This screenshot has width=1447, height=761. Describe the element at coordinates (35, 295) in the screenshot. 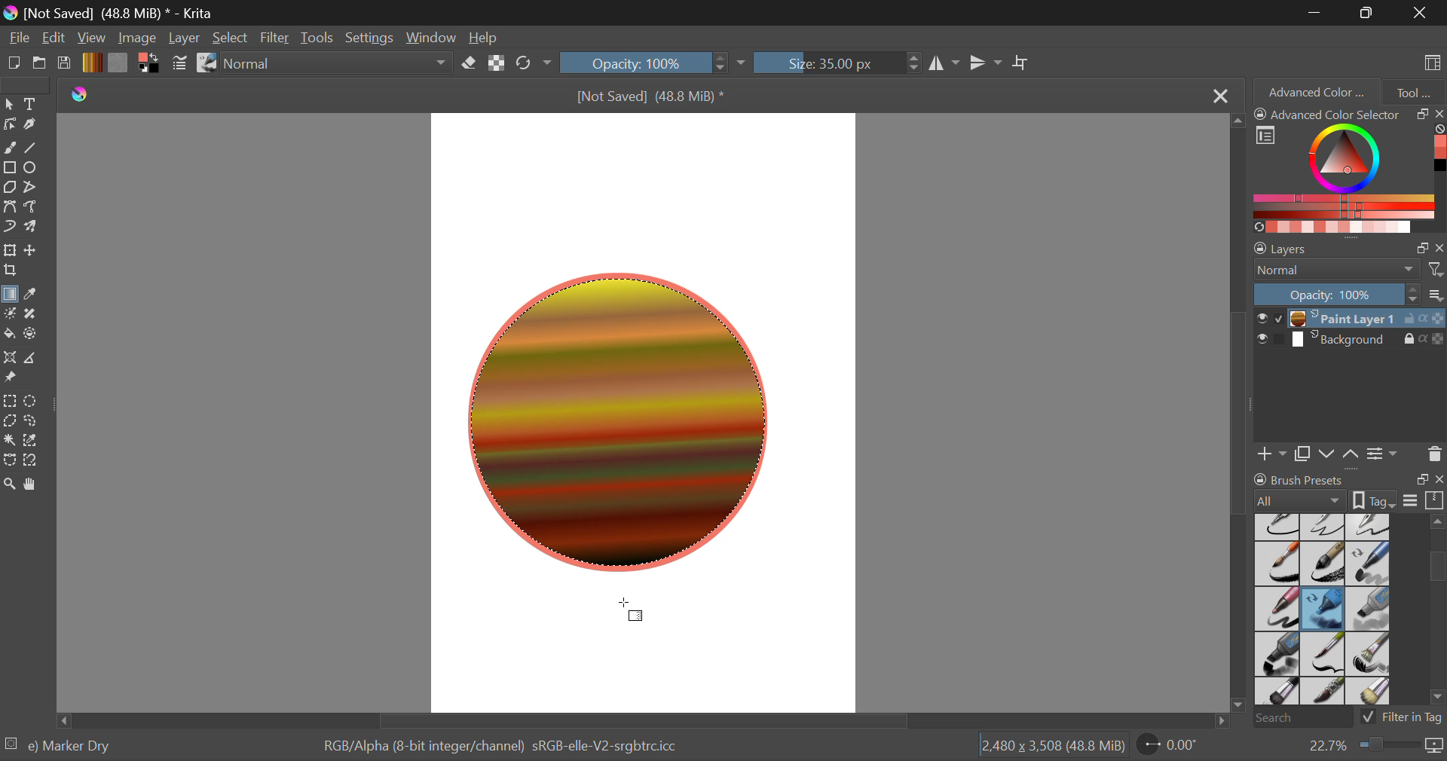

I see `Eyedropper` at that location.